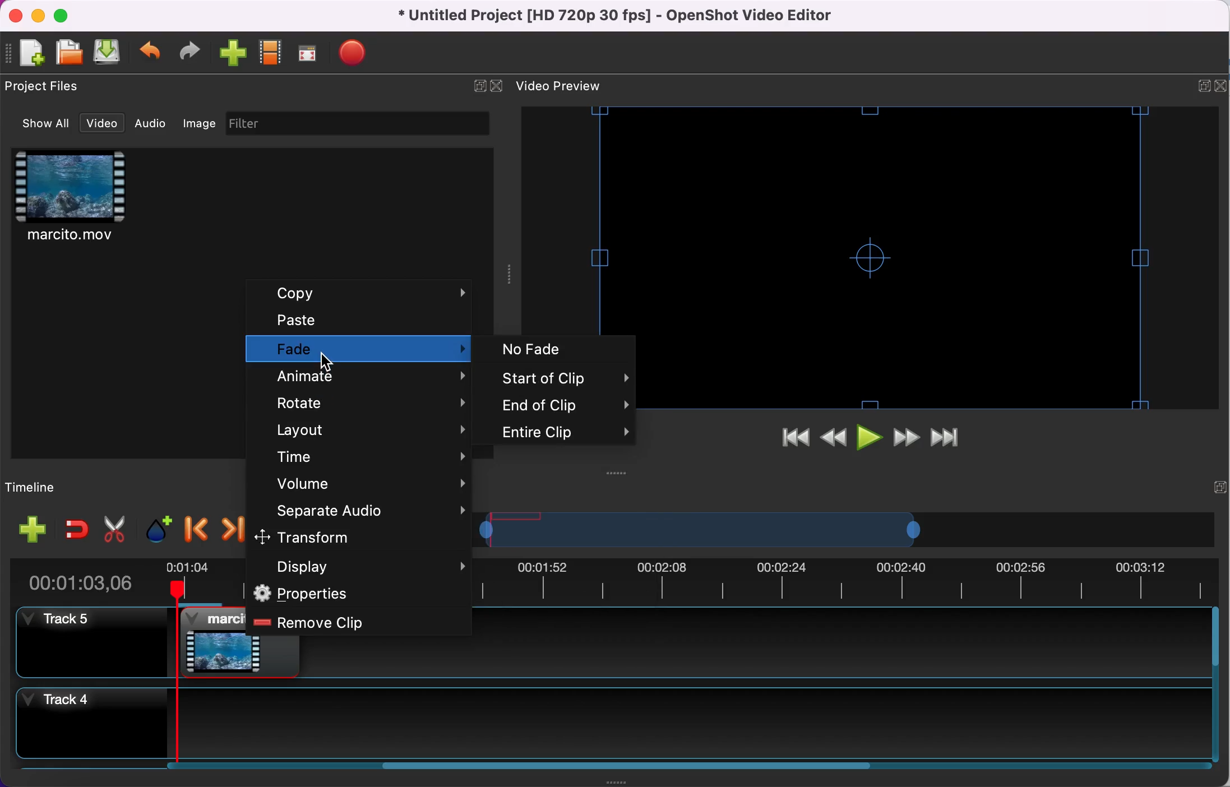 This screenshot has width=1230, height=787. Describe the element at coordinates (1221, 87) in the screenshot. I see `close` at that location.